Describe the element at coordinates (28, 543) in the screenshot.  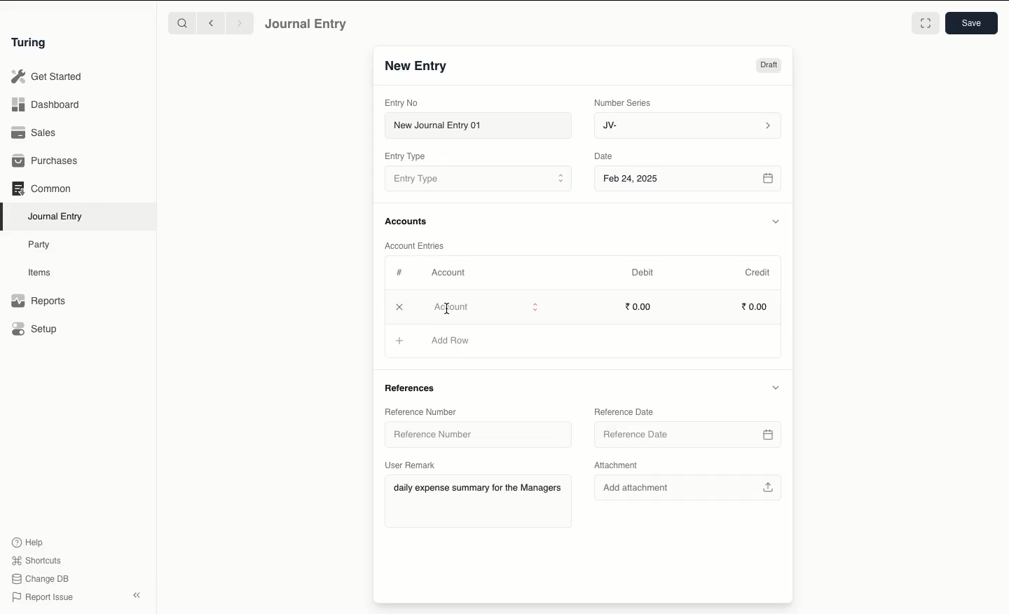
I see `Help` at that location.